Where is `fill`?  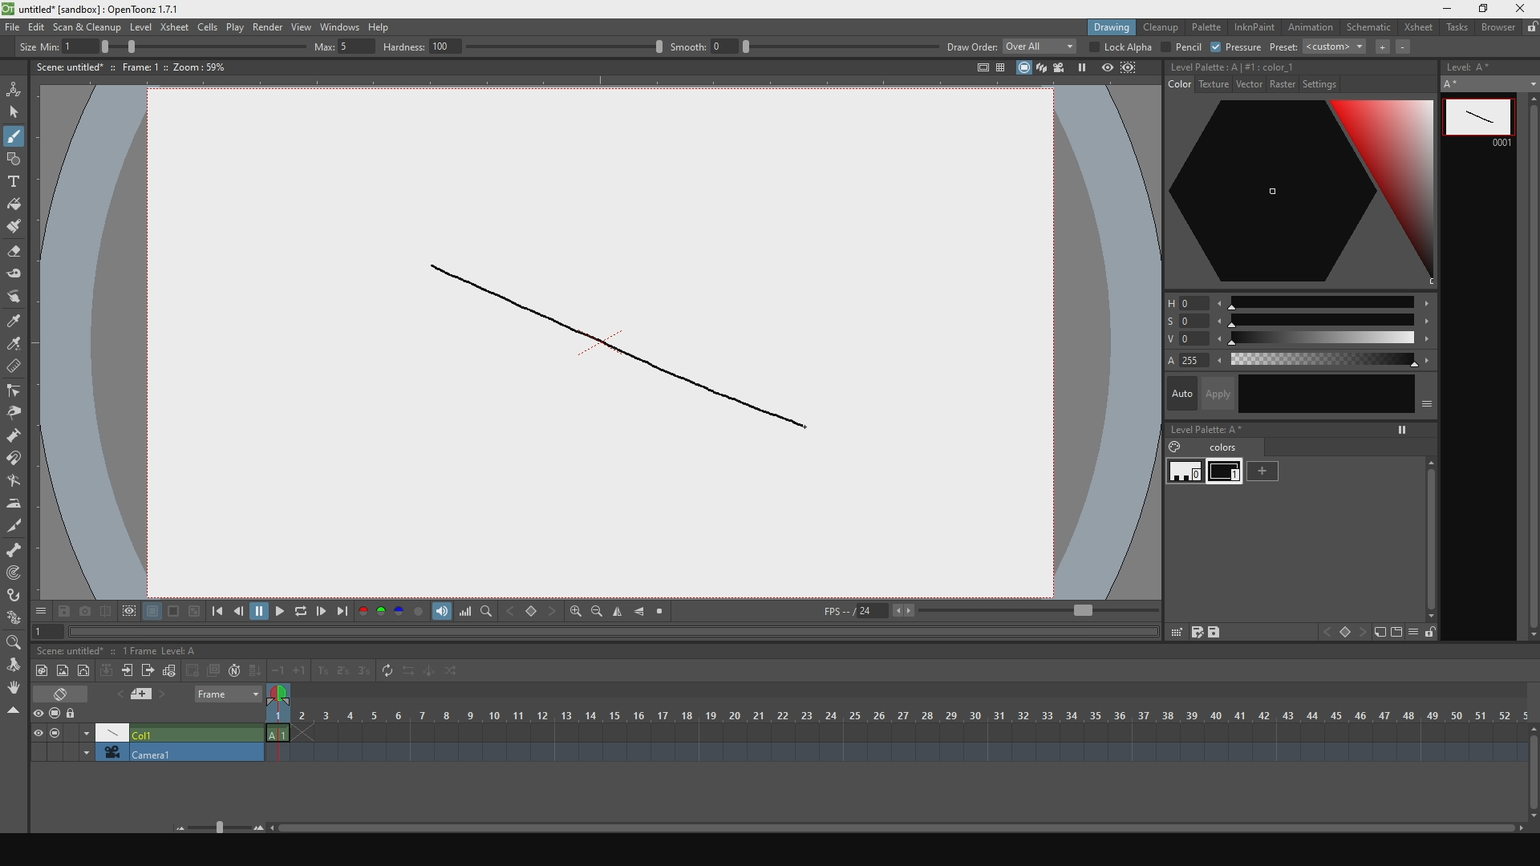
fill is located at coordinates (14, 204).